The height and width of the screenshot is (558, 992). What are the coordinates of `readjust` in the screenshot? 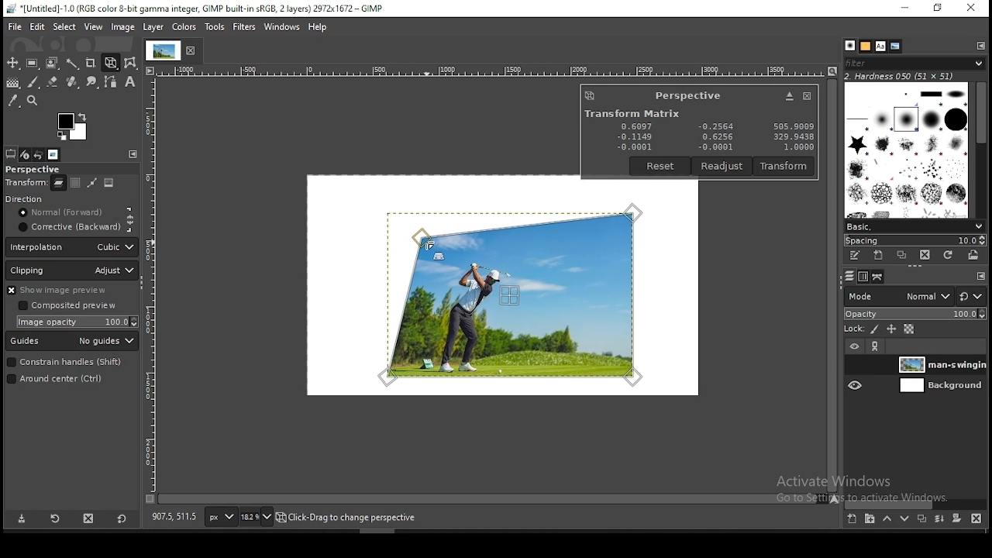 It's located at (723, 166).